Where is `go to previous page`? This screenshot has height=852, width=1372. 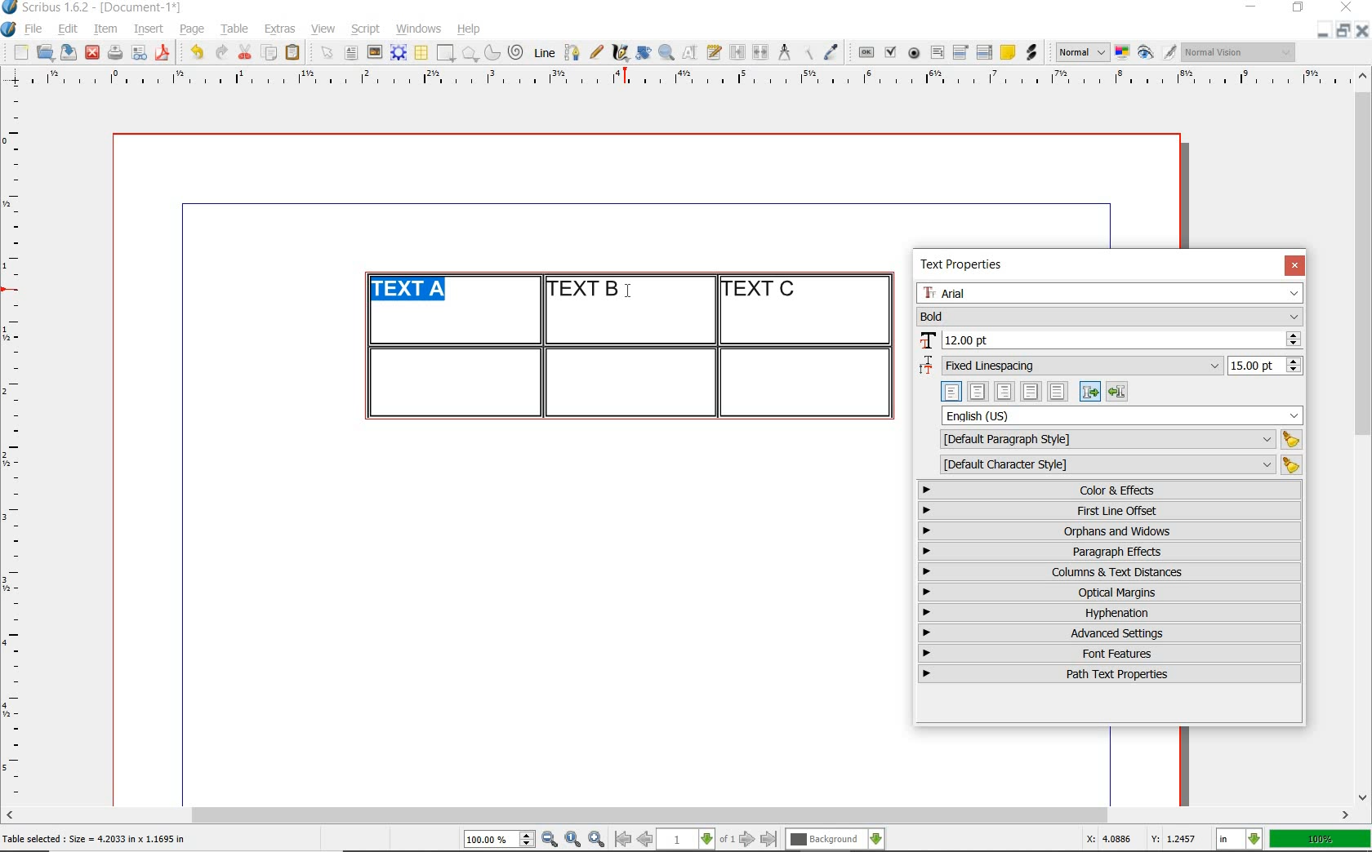
go to previous page is located at coordinates (644, 840).